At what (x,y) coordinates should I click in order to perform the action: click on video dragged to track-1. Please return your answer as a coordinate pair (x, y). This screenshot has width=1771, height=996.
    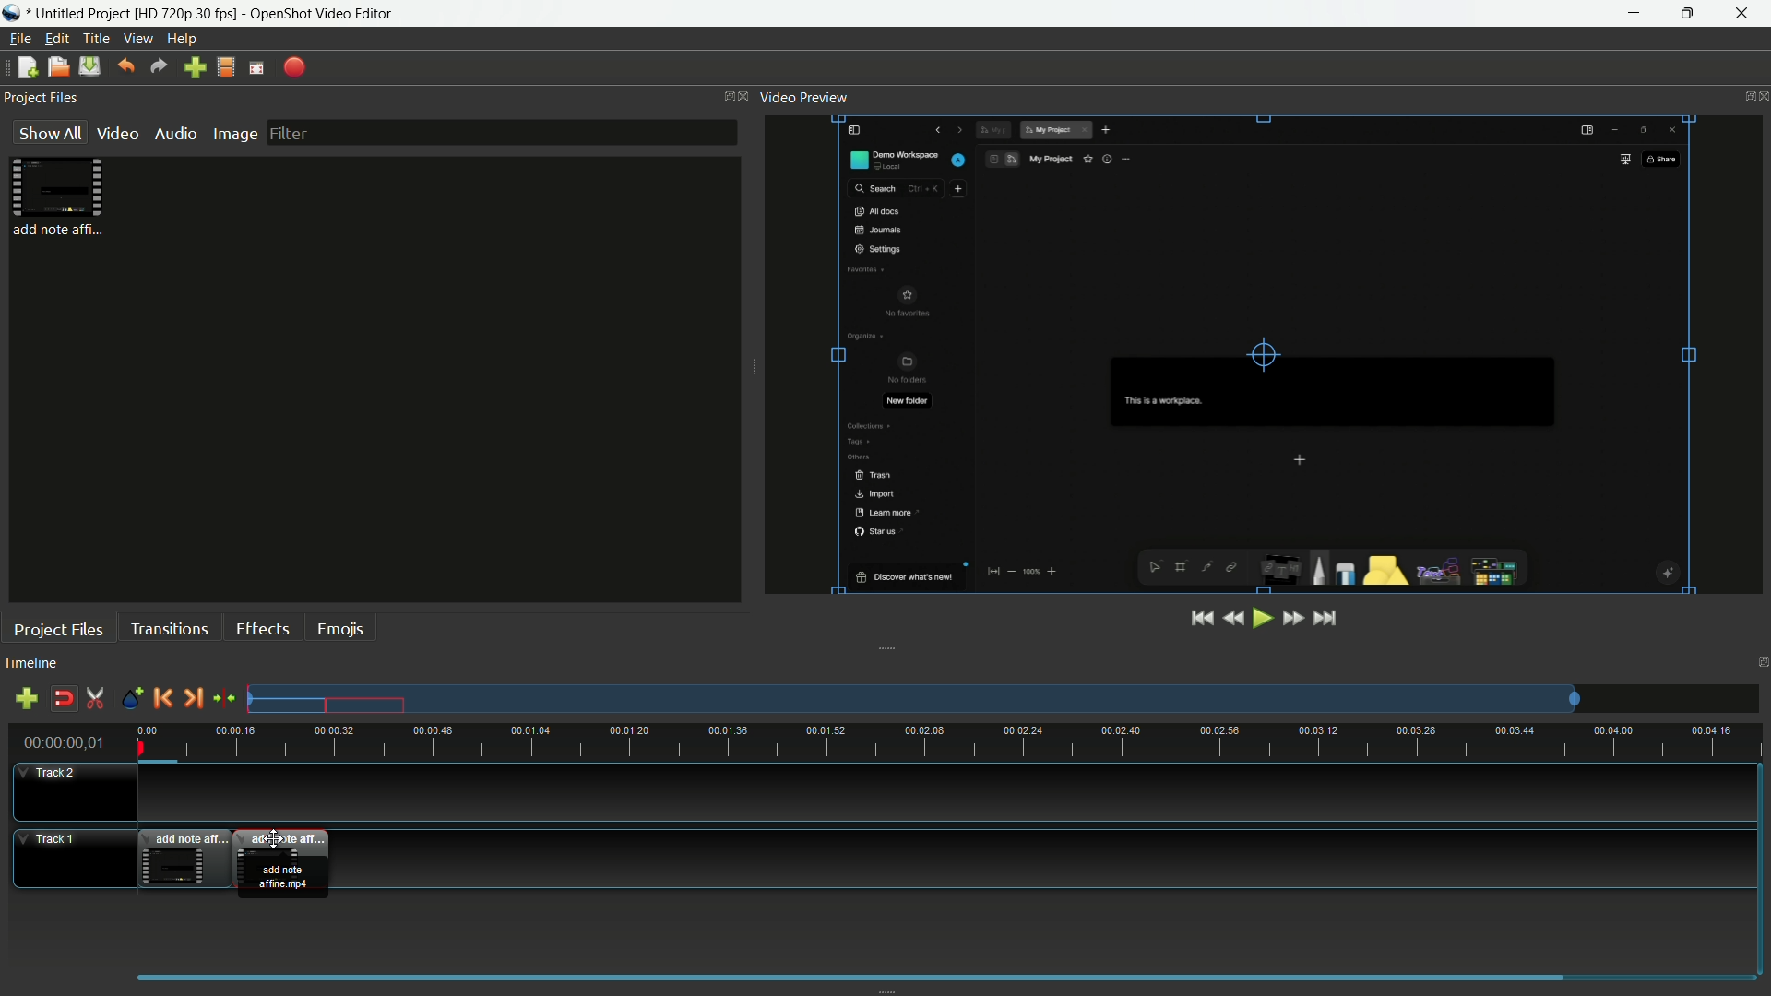
    Looking at the image, I should click on (285, 863).